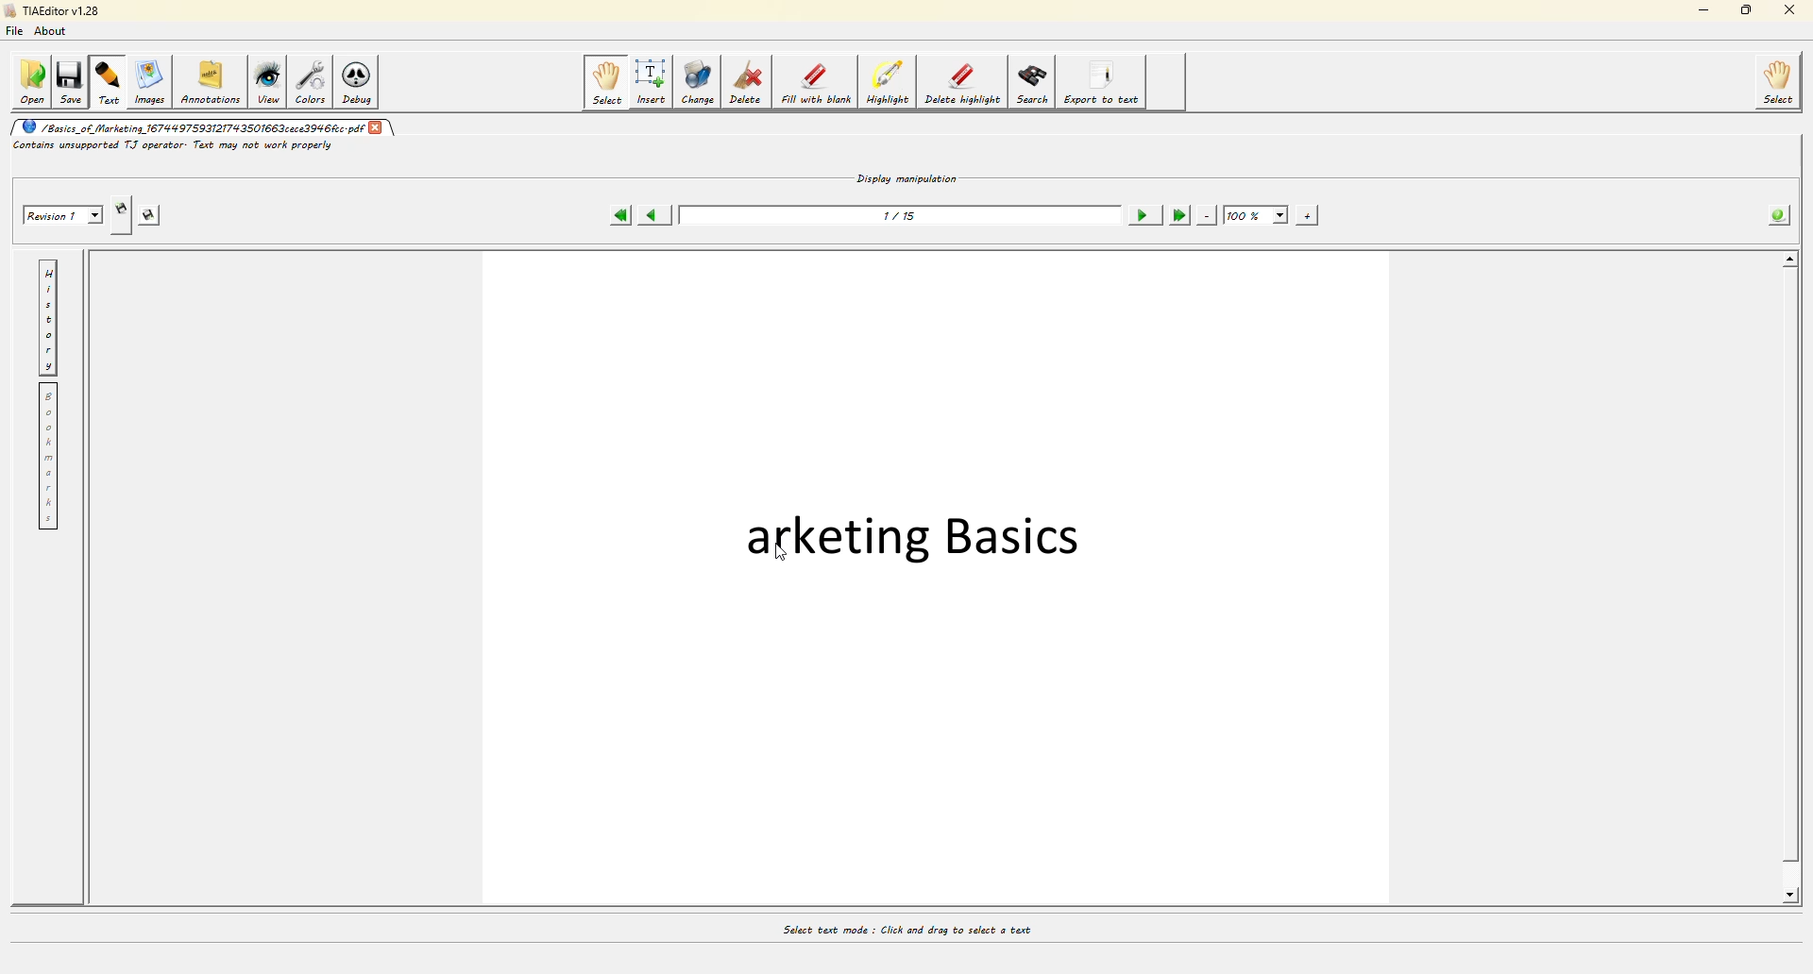 This screenshot has width=1813, height=974. What do you see at coordinates (888, 83) in the screenshot?
I see `highlight` at bounding box center [888, 83].